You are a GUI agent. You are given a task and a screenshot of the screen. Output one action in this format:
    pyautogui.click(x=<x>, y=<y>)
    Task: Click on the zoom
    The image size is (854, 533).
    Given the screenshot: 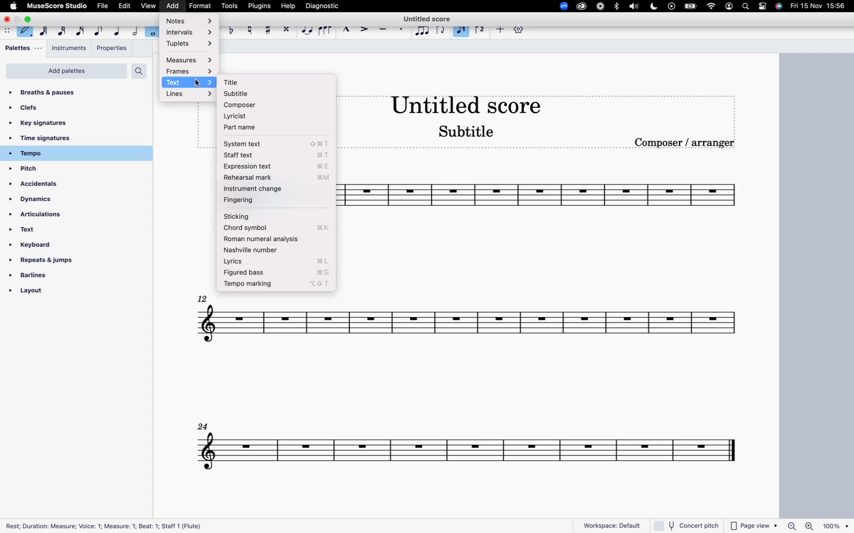 What is the action you would take?
    pyautogui.click(x=561, y=5)
    